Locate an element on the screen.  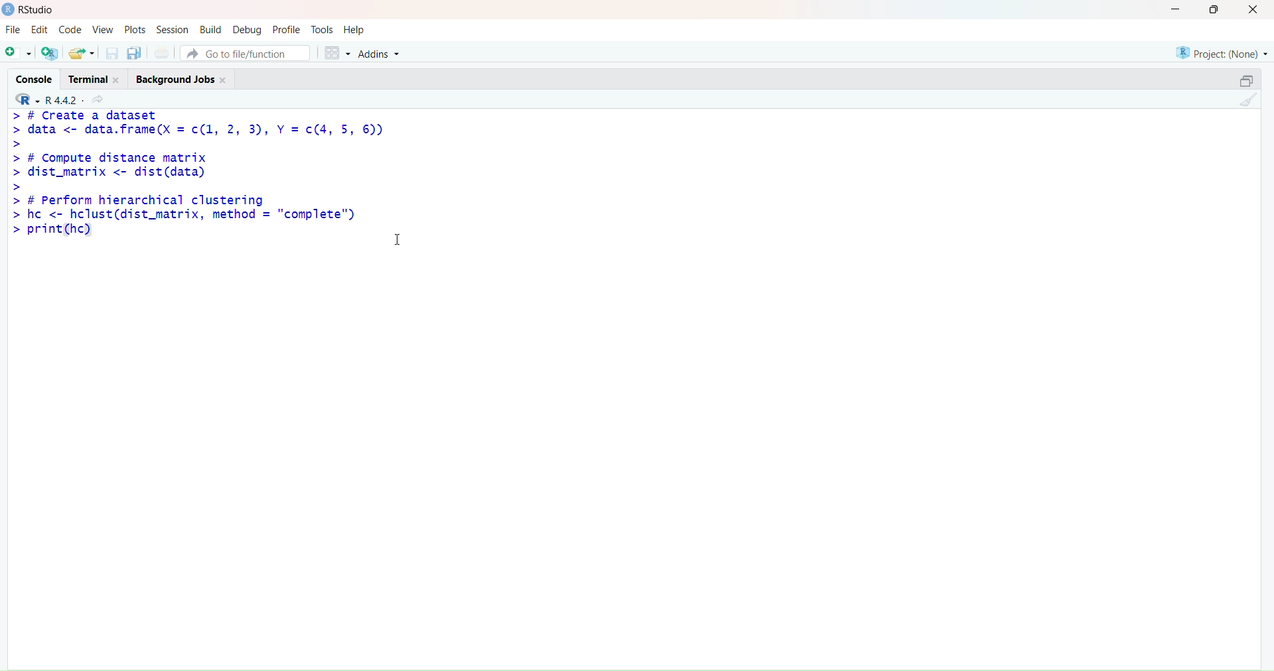
Terminal is located at coordinates (92, 79).